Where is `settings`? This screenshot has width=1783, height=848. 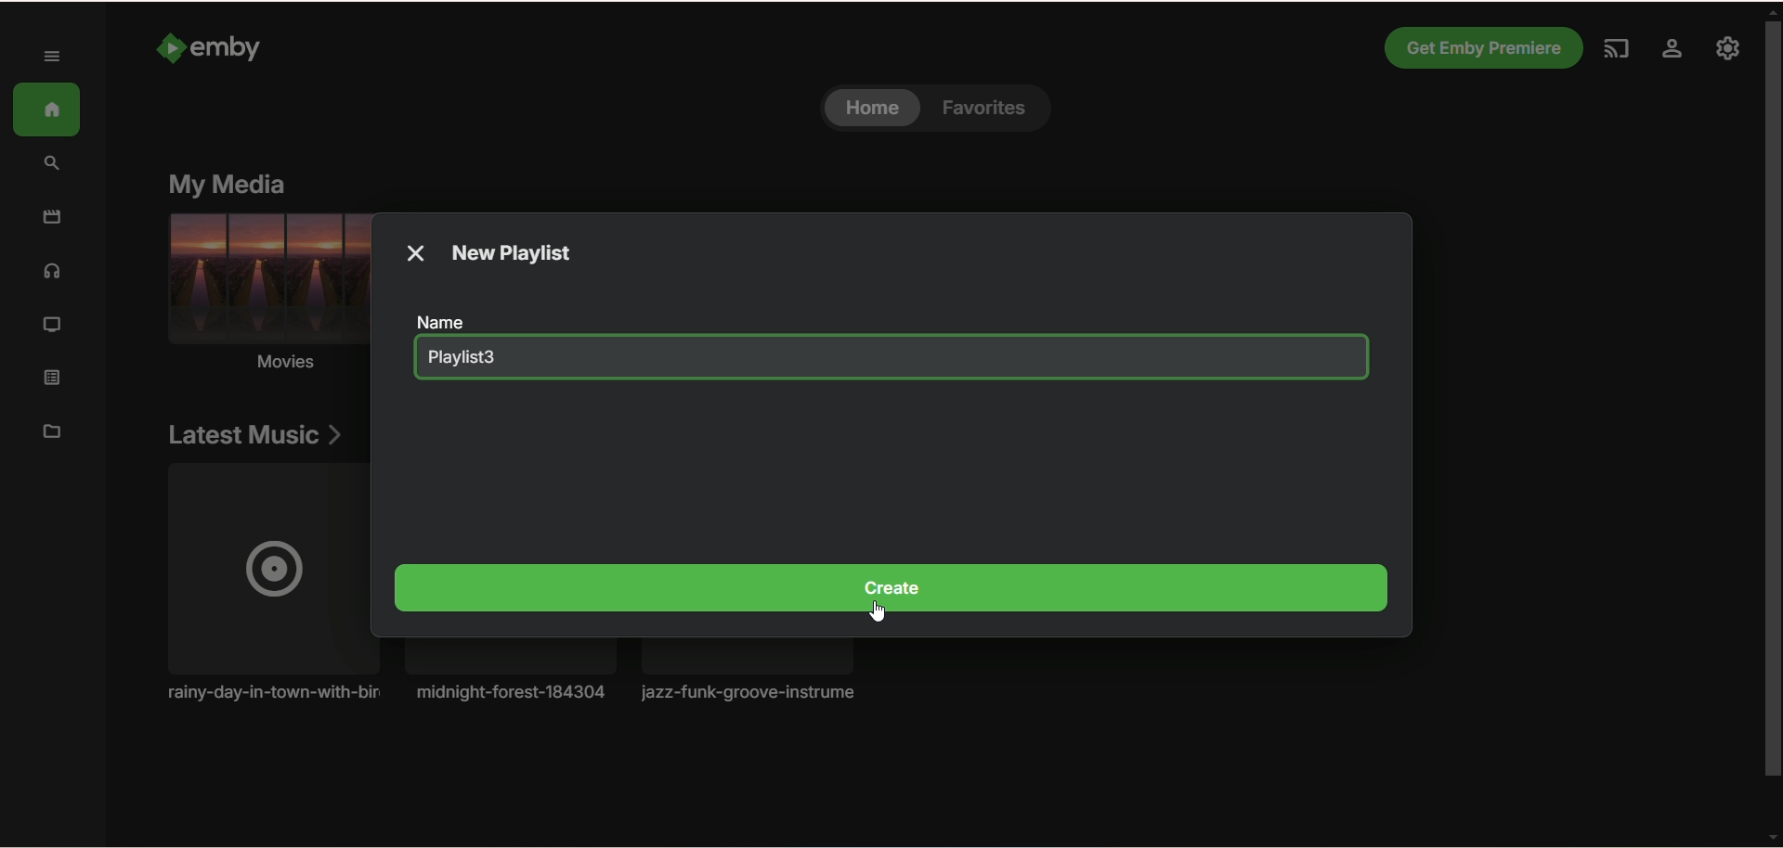
settings is located at coordinates (1671, 51).